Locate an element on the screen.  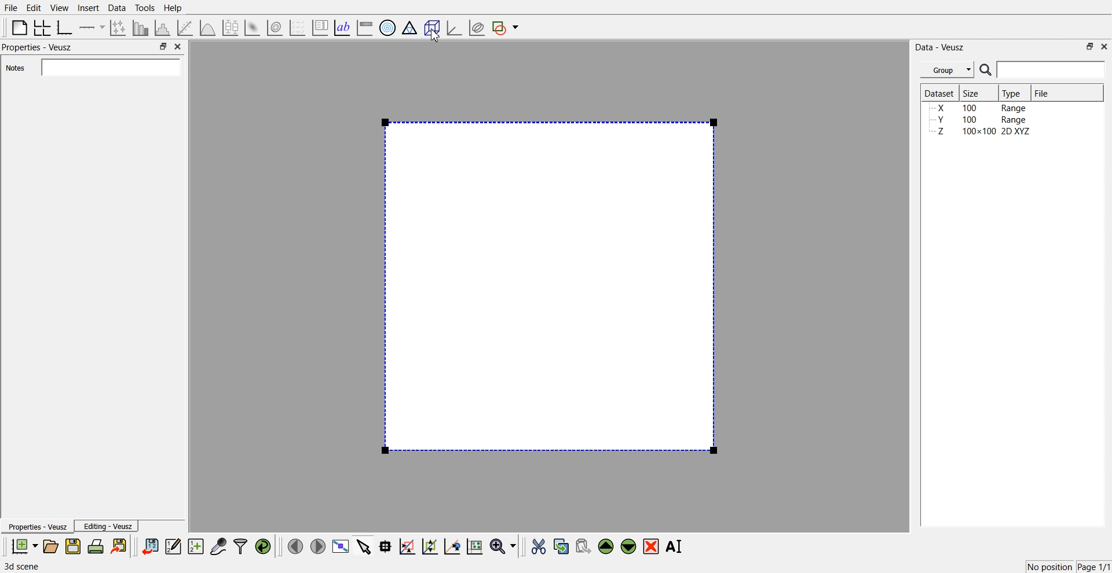
3D Volume is located at coordinates (275, 28).